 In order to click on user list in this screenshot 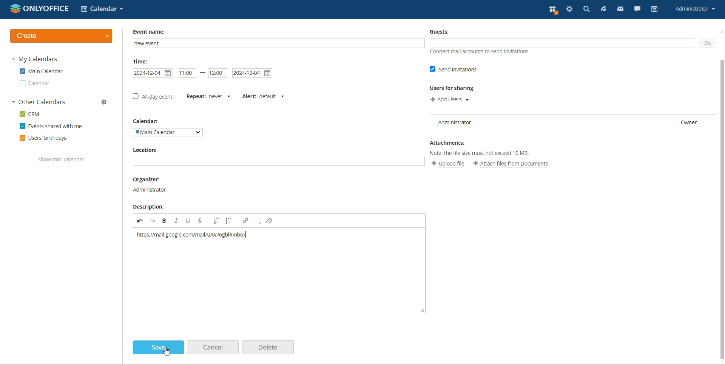, I will do `click(569, 121)`.